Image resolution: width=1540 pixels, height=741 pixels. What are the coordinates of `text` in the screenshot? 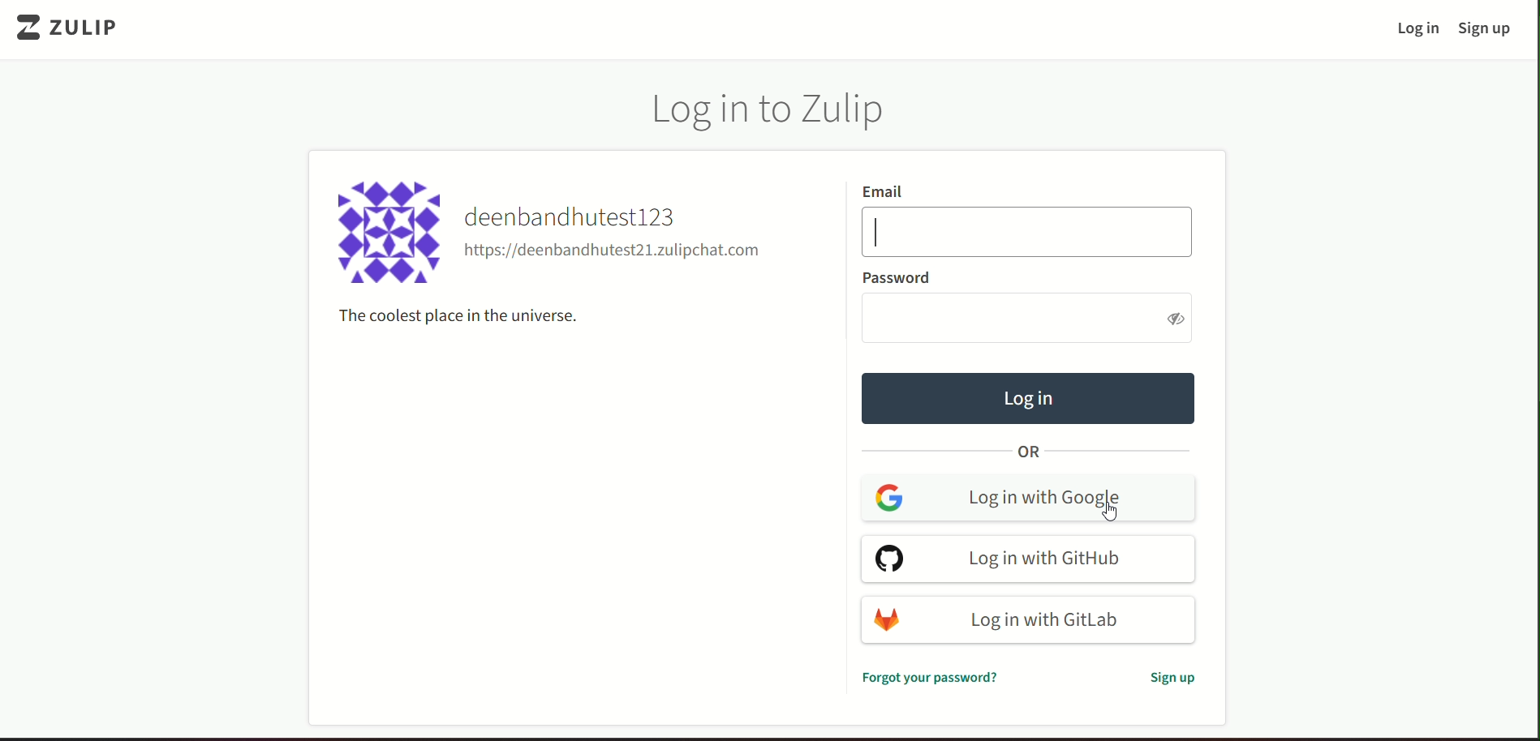 It's located at (459, 315).